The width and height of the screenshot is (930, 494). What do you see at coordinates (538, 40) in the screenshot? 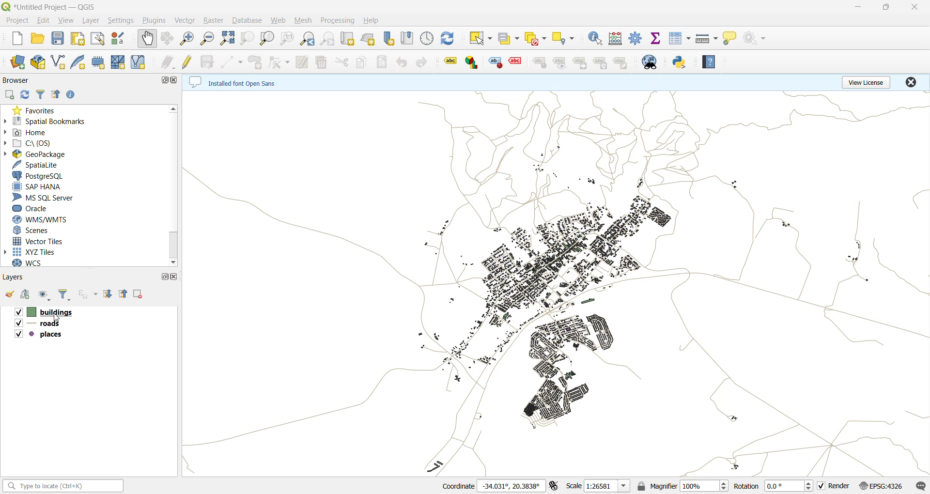
I see `deselect` at bounding box center [538, 40].